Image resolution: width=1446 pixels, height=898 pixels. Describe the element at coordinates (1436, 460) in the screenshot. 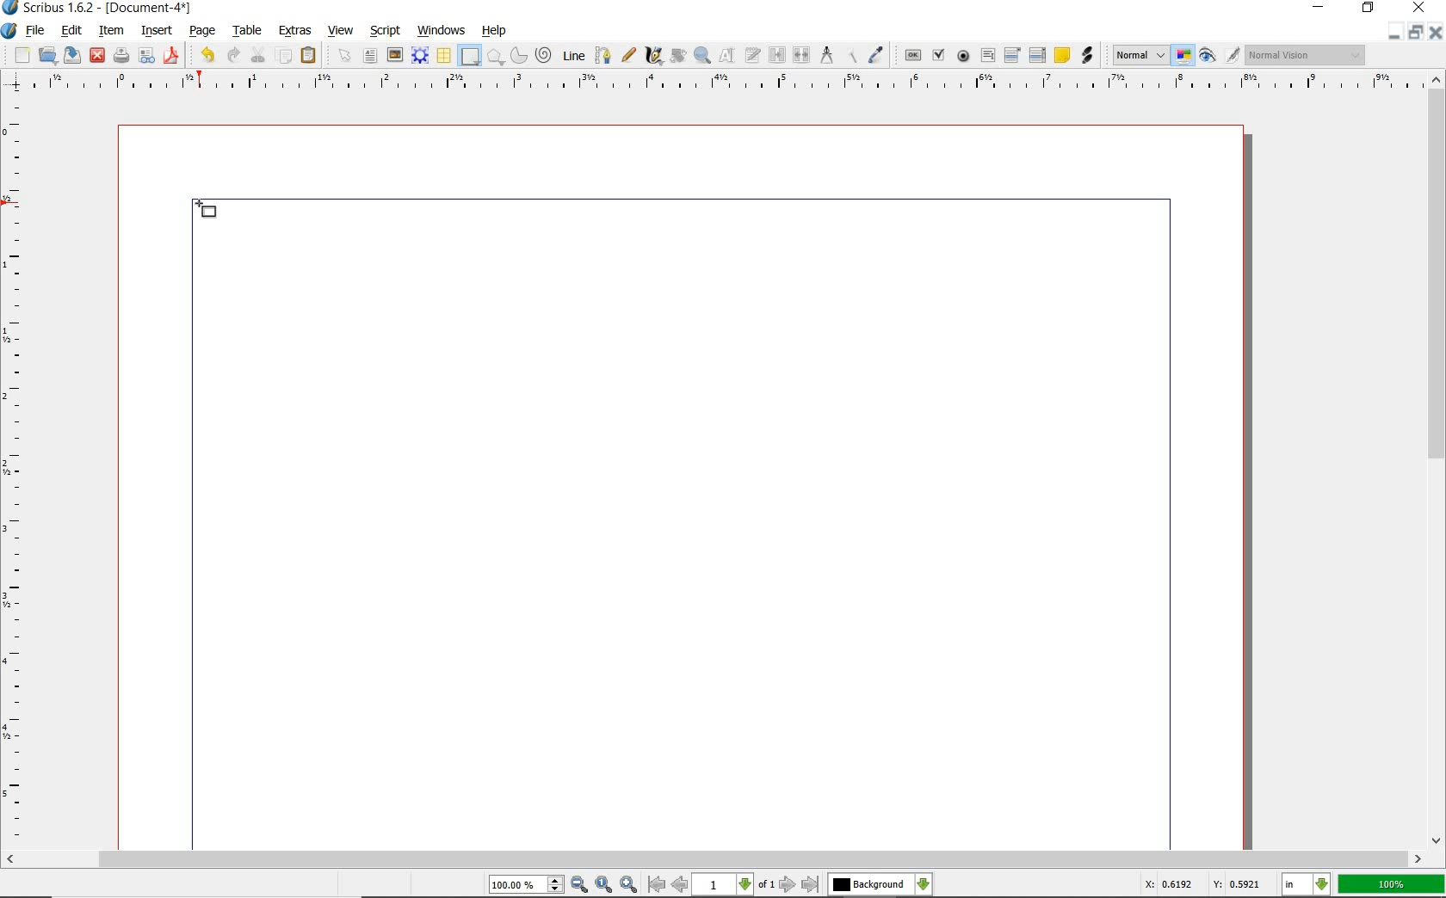

I see `scrollbar` at that location.